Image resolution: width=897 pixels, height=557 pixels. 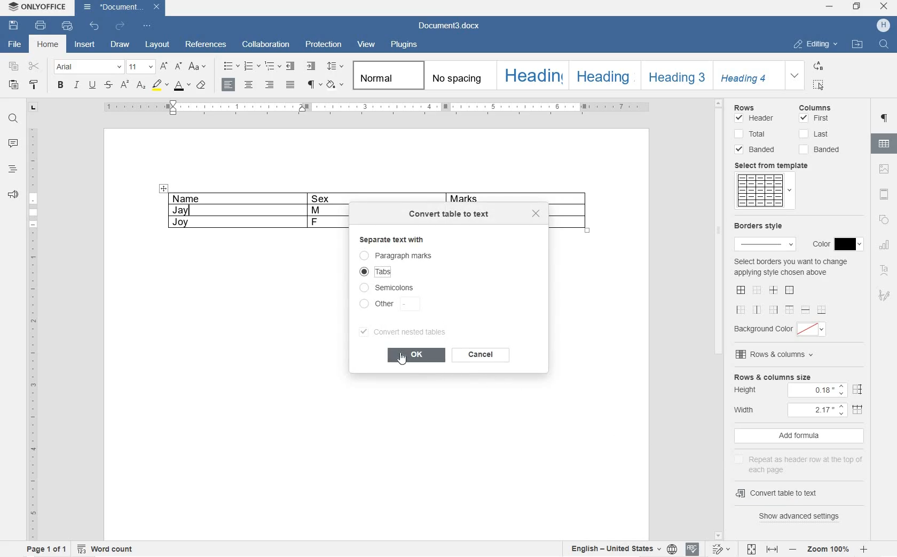 I want to click on UNDO, so click(x=95, y=27).